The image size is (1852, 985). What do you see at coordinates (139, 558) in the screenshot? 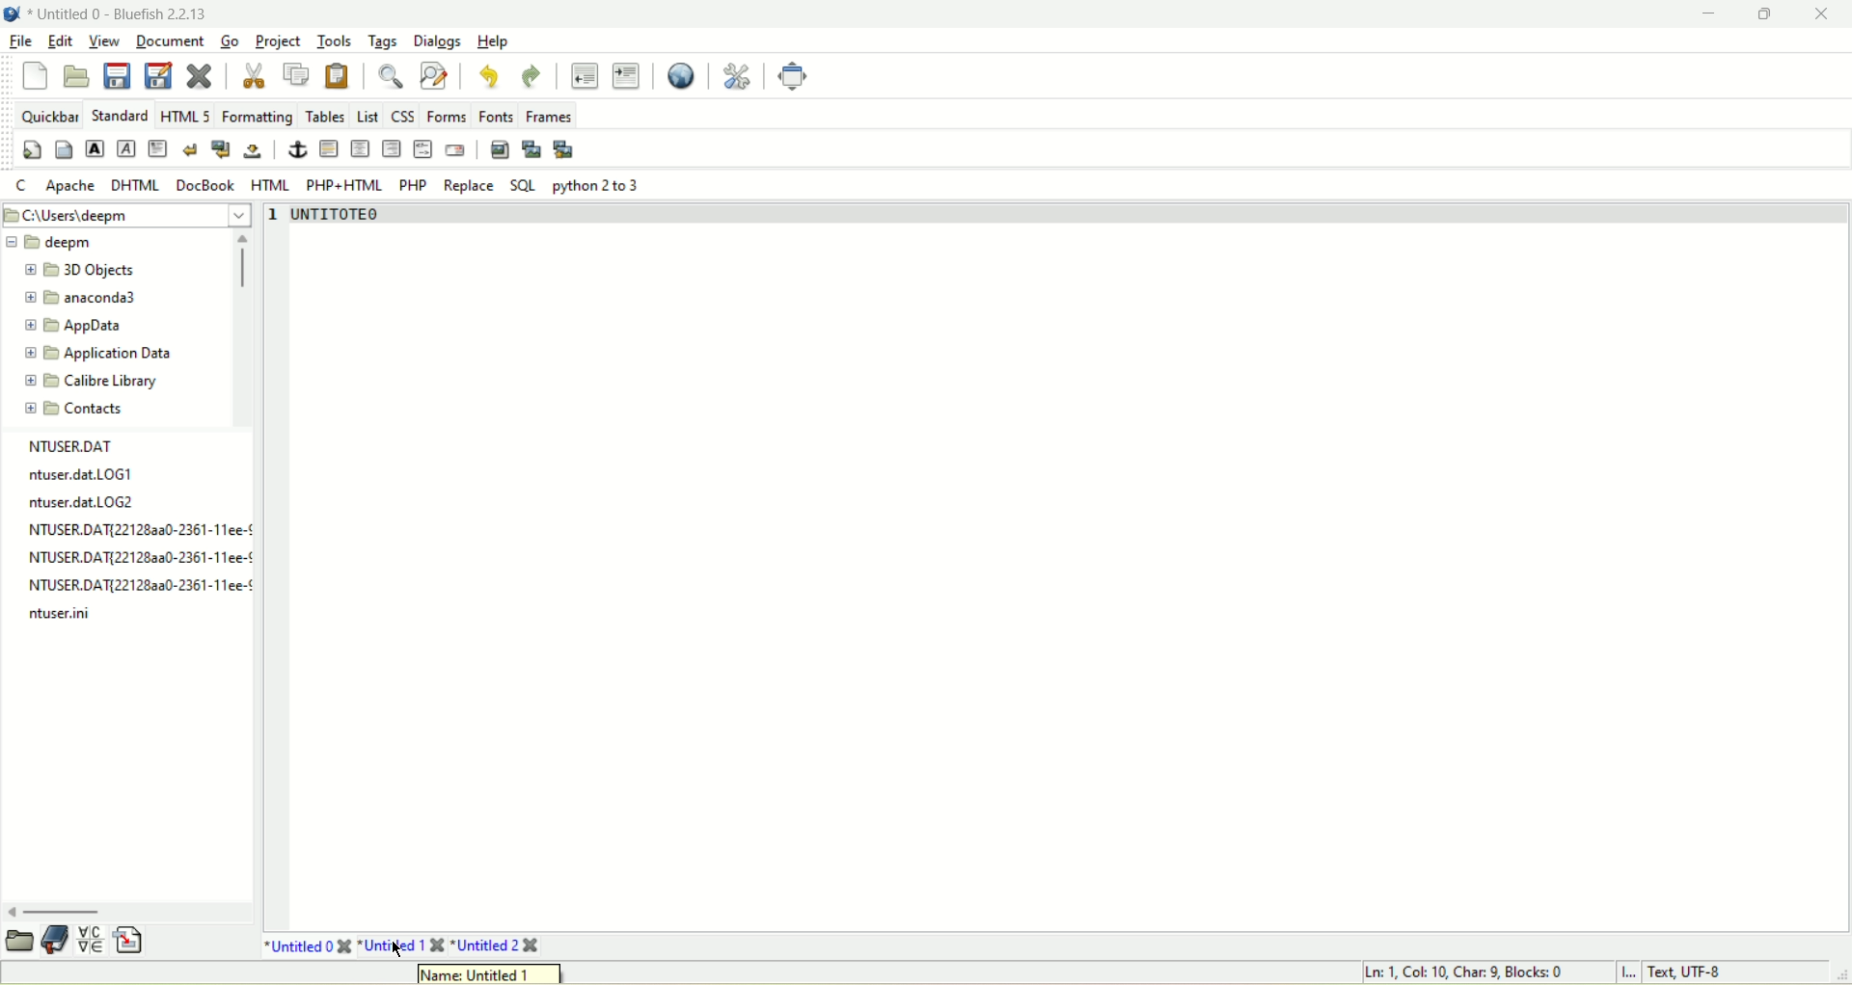
I see `NTUSER.DAT{22128aa0-2361-11ee-¢` at bounding box center [139, 558].